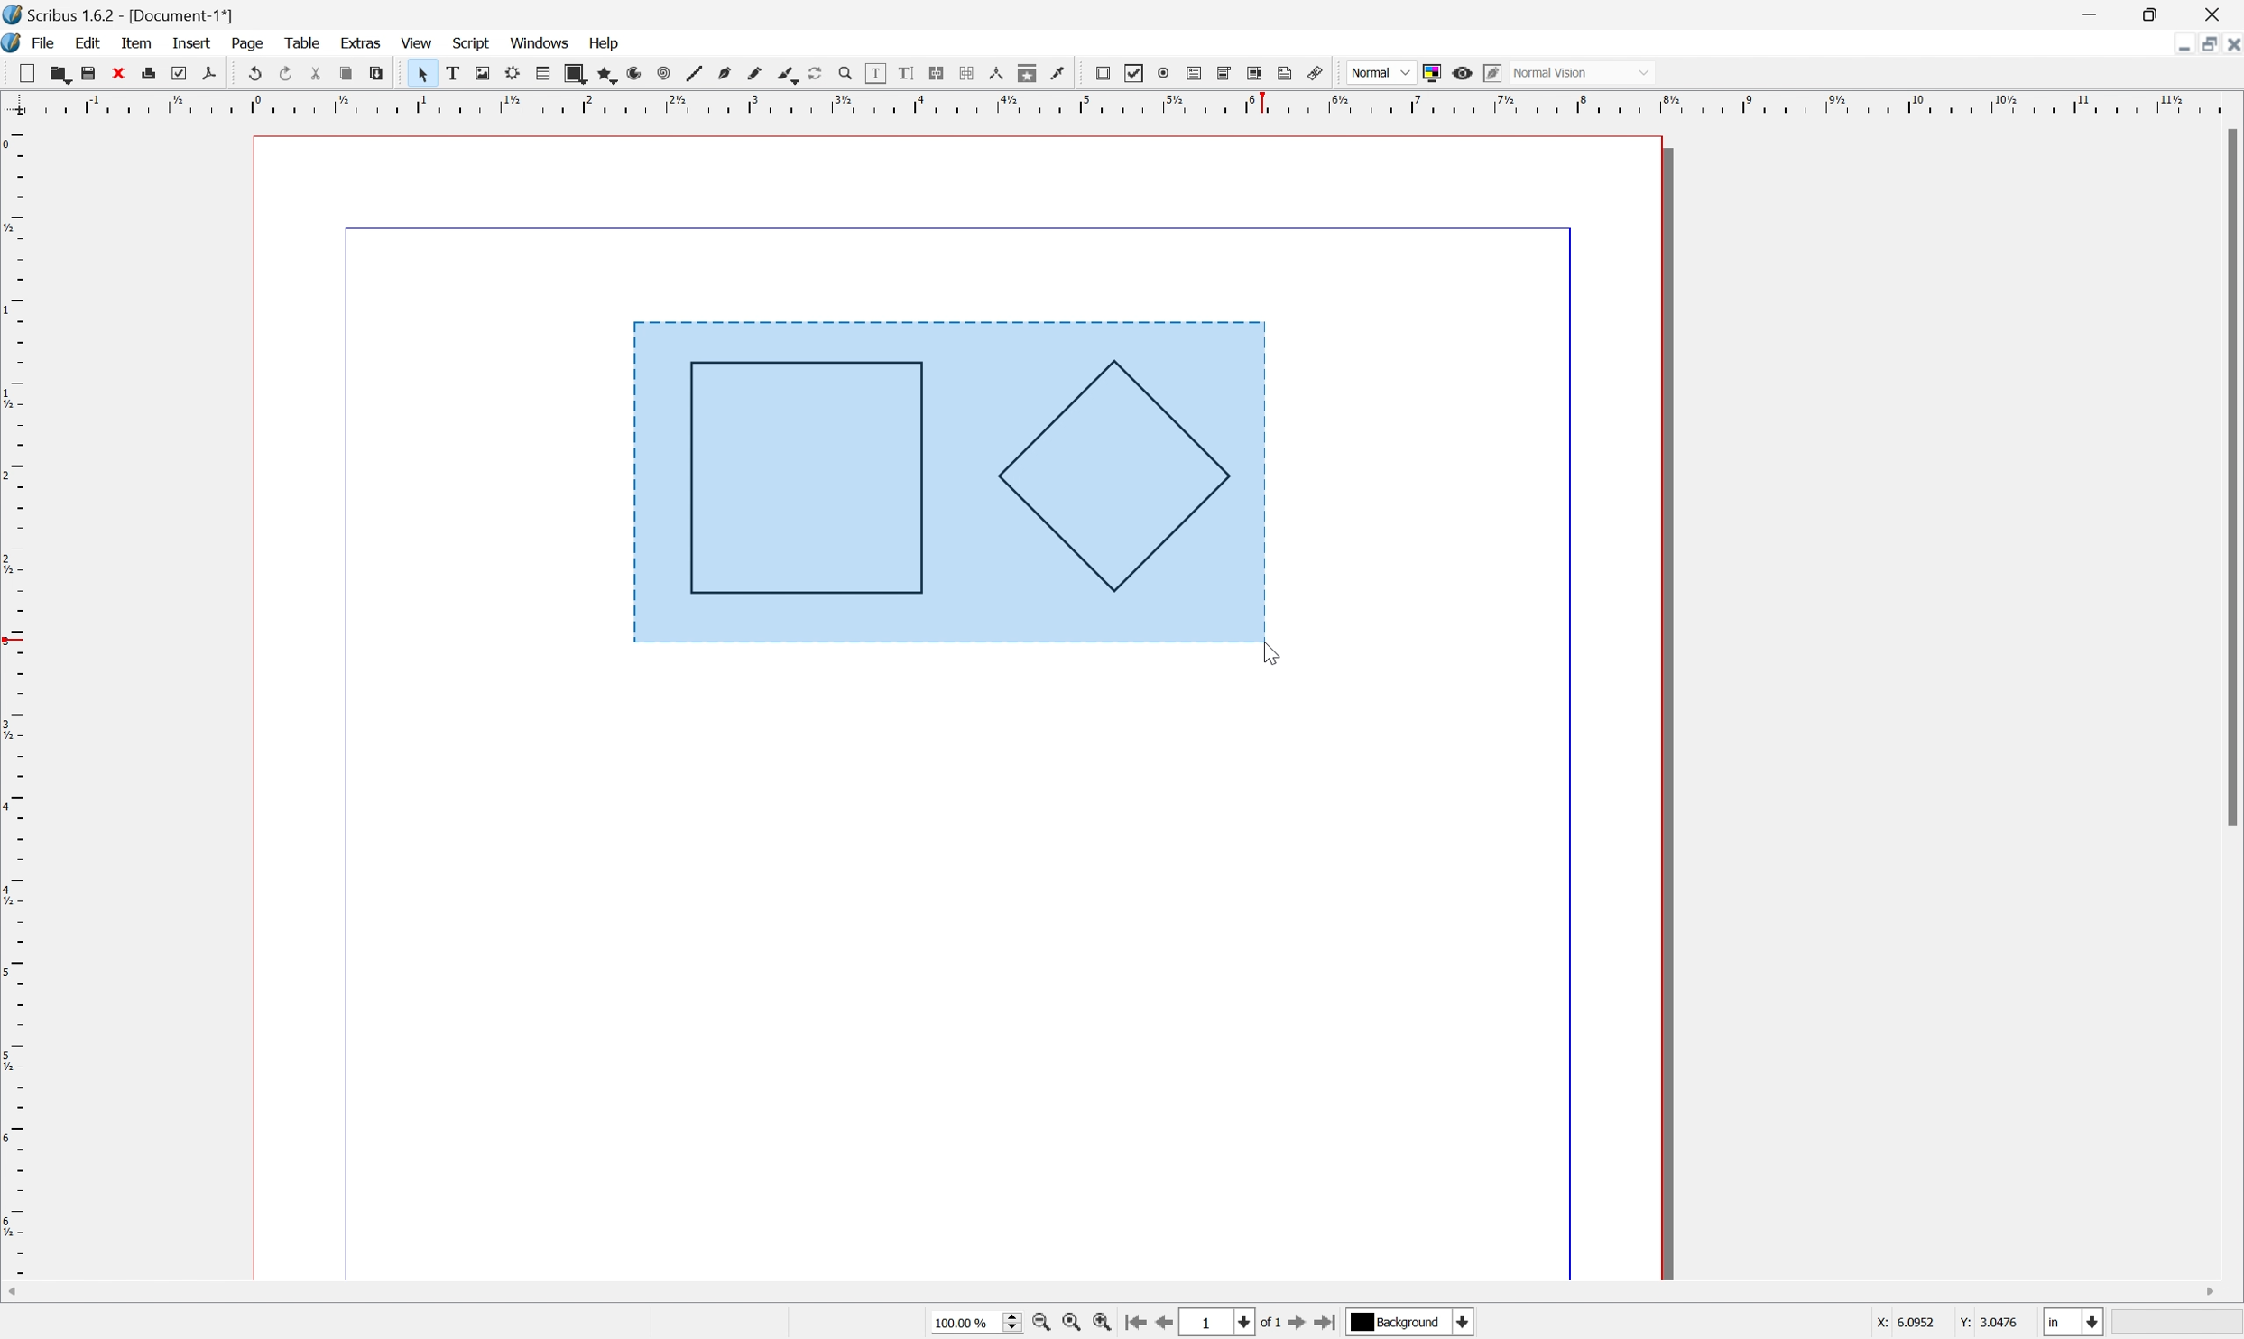  I want to click on text frame, so click(448, 74).